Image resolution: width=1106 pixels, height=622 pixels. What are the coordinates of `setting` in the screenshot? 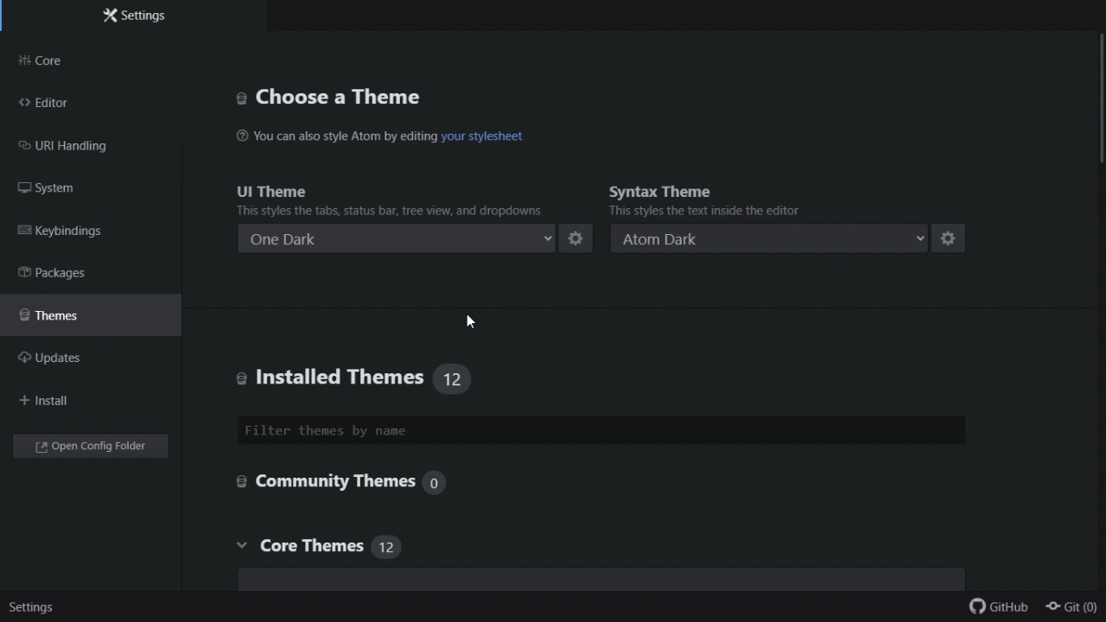 It's located at (35, 606).